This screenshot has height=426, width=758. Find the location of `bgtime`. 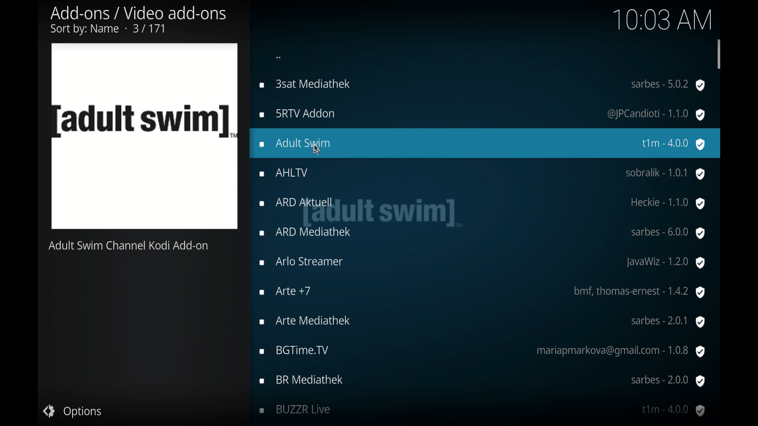

bgtime is located at coordinates (482, 351).